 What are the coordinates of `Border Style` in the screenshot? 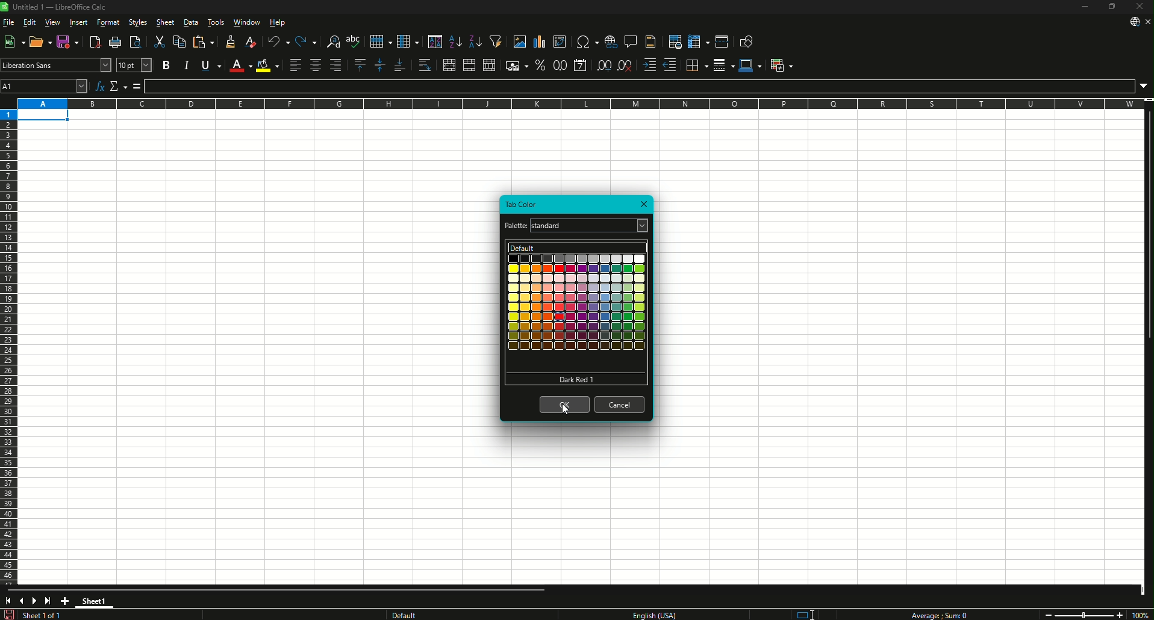 It's located at (723, 66).